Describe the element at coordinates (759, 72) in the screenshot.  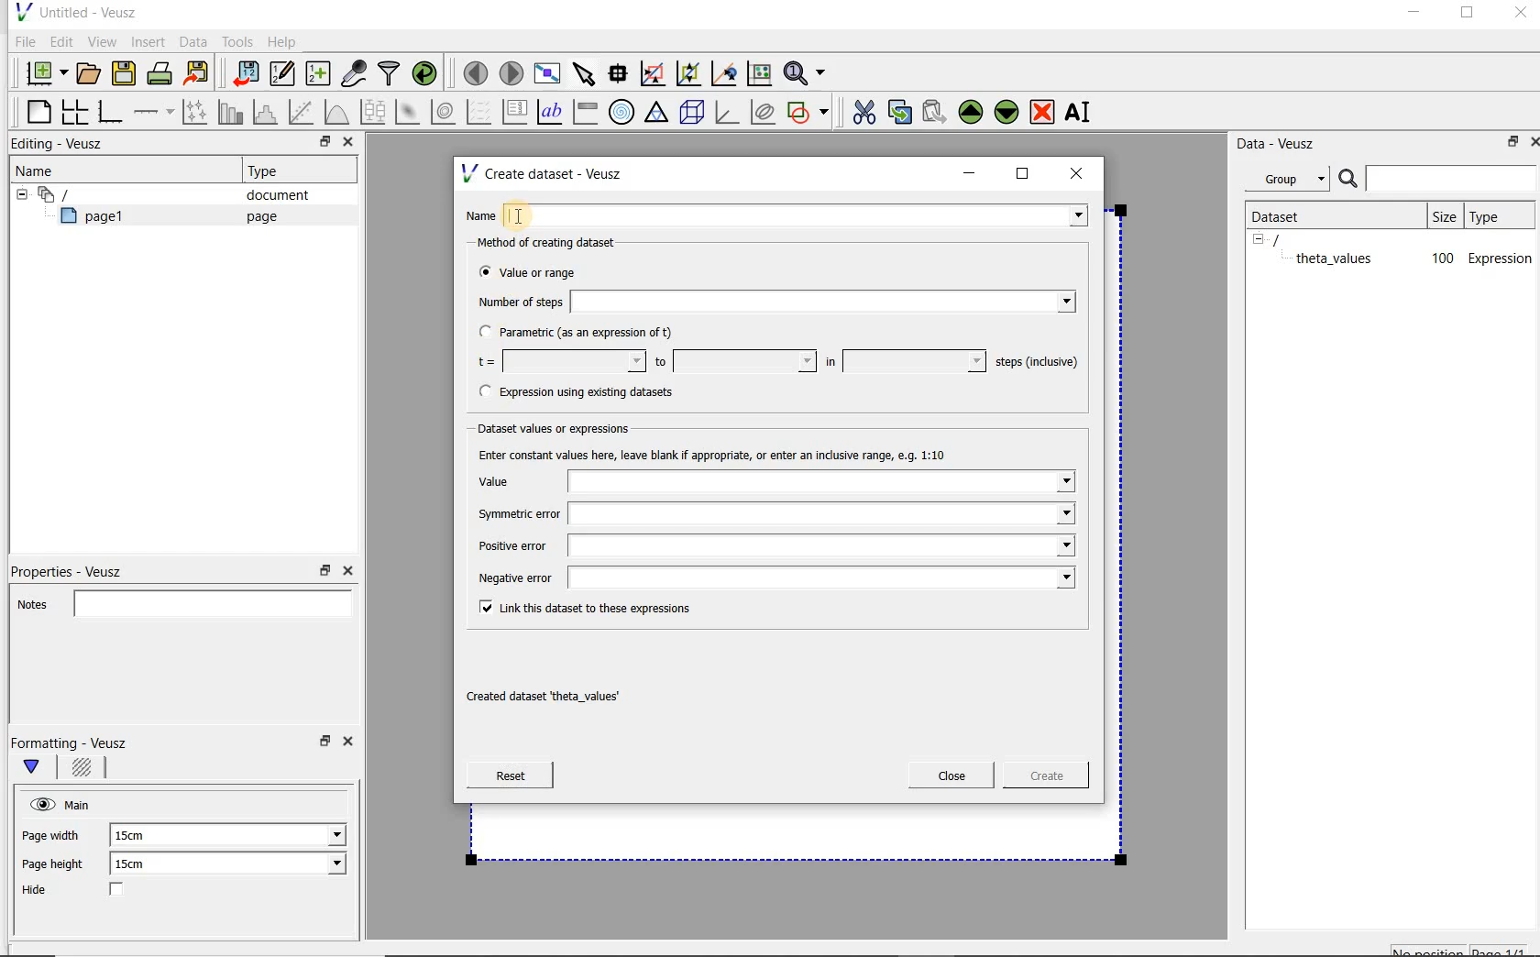
I see `click to reset graph axes` at that location.